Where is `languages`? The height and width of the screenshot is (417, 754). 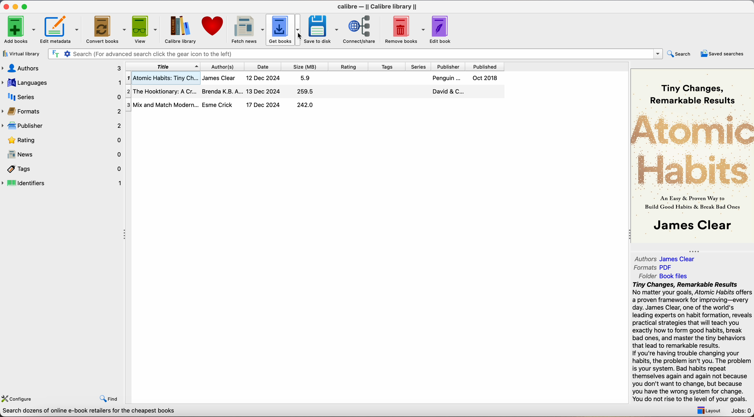
languages is located at coordinates (61, 82).